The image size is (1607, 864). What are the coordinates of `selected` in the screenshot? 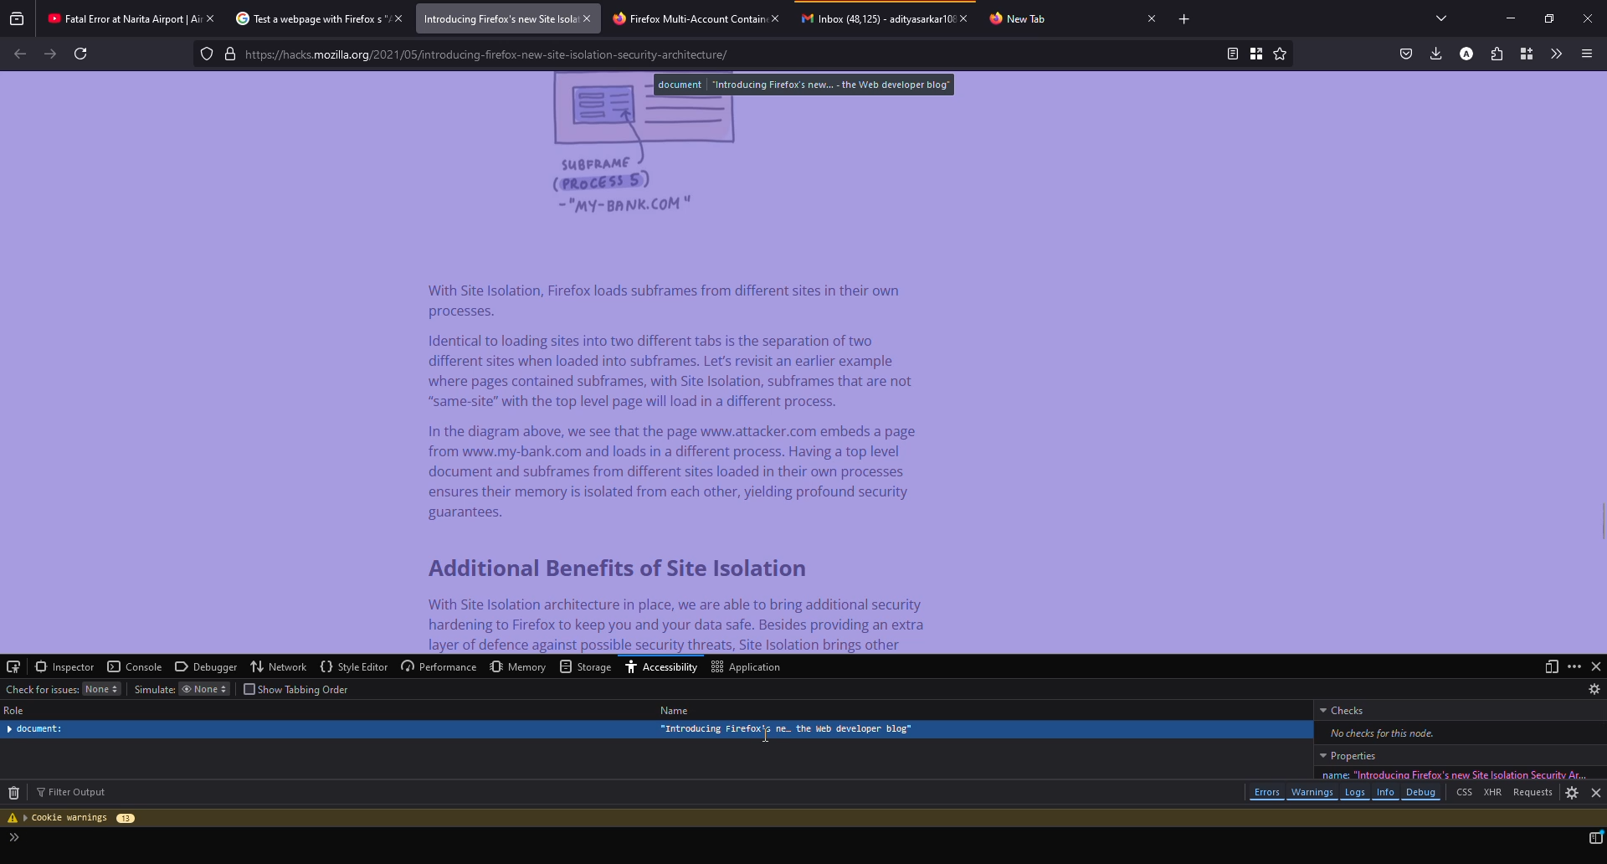 It's located at (660, 729).